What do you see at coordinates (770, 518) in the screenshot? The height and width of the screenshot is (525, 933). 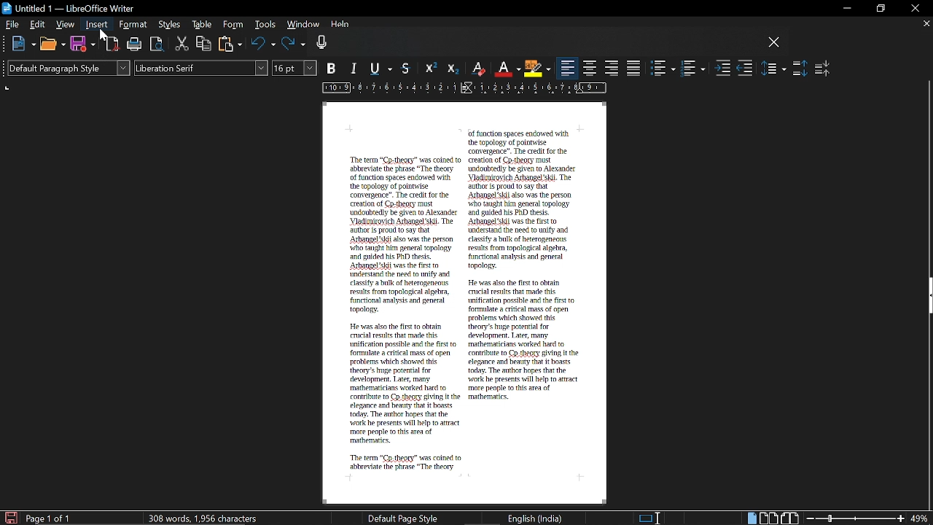 I see `Double page view` at bounding box center [770, 518].